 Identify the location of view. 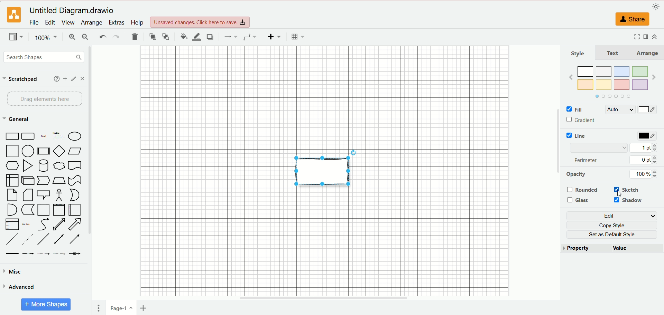
(16, 37).